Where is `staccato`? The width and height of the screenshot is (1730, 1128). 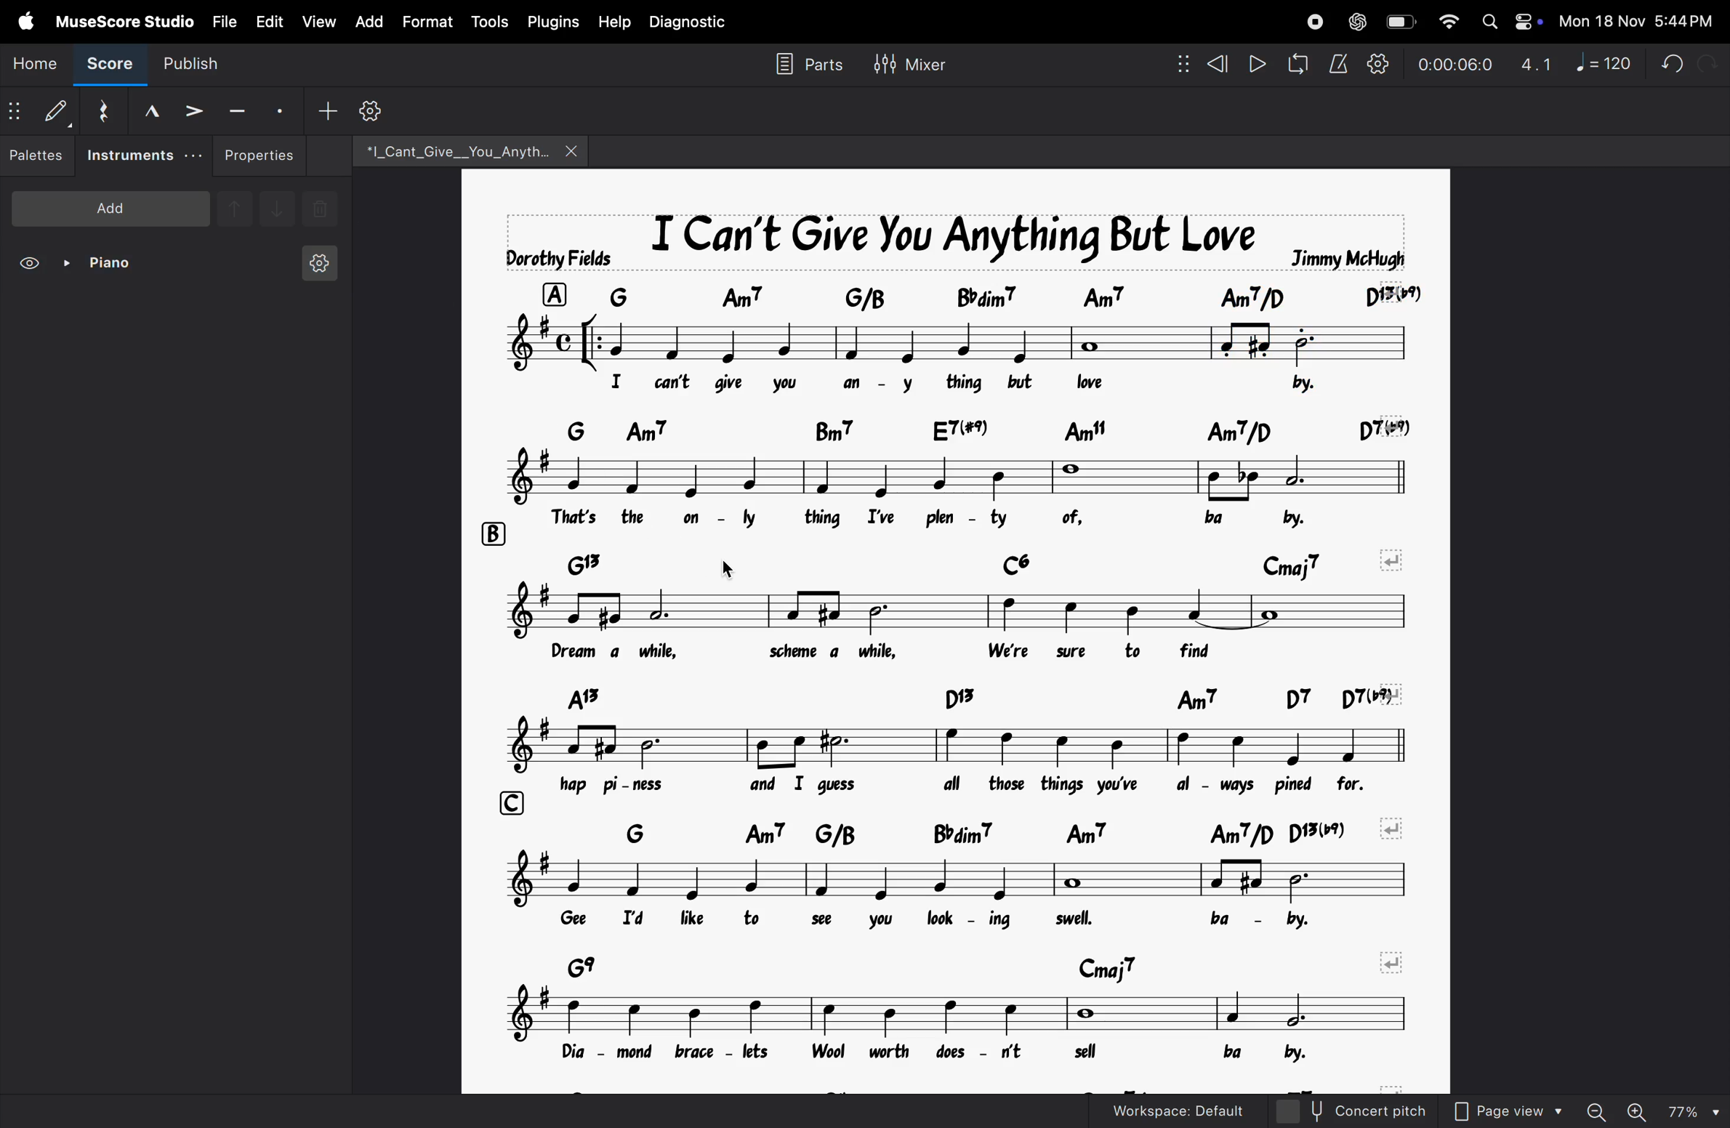 staccato is located at coordinates (281, 109).